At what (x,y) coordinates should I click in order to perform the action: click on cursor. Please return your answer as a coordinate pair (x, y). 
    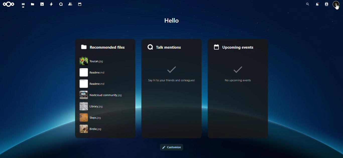
    Looking at the image, I should click on (337, 8).